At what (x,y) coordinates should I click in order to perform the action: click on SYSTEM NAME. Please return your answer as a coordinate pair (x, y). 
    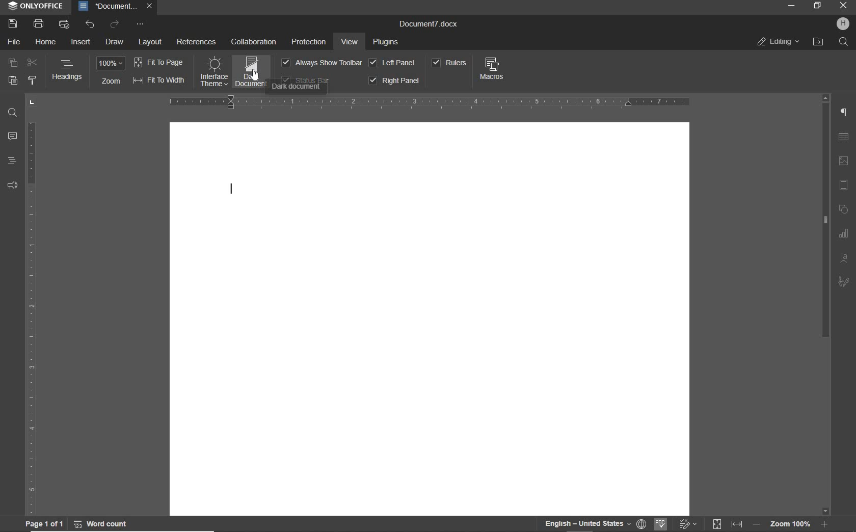
    Looking at the image, I should click on (34, 7).